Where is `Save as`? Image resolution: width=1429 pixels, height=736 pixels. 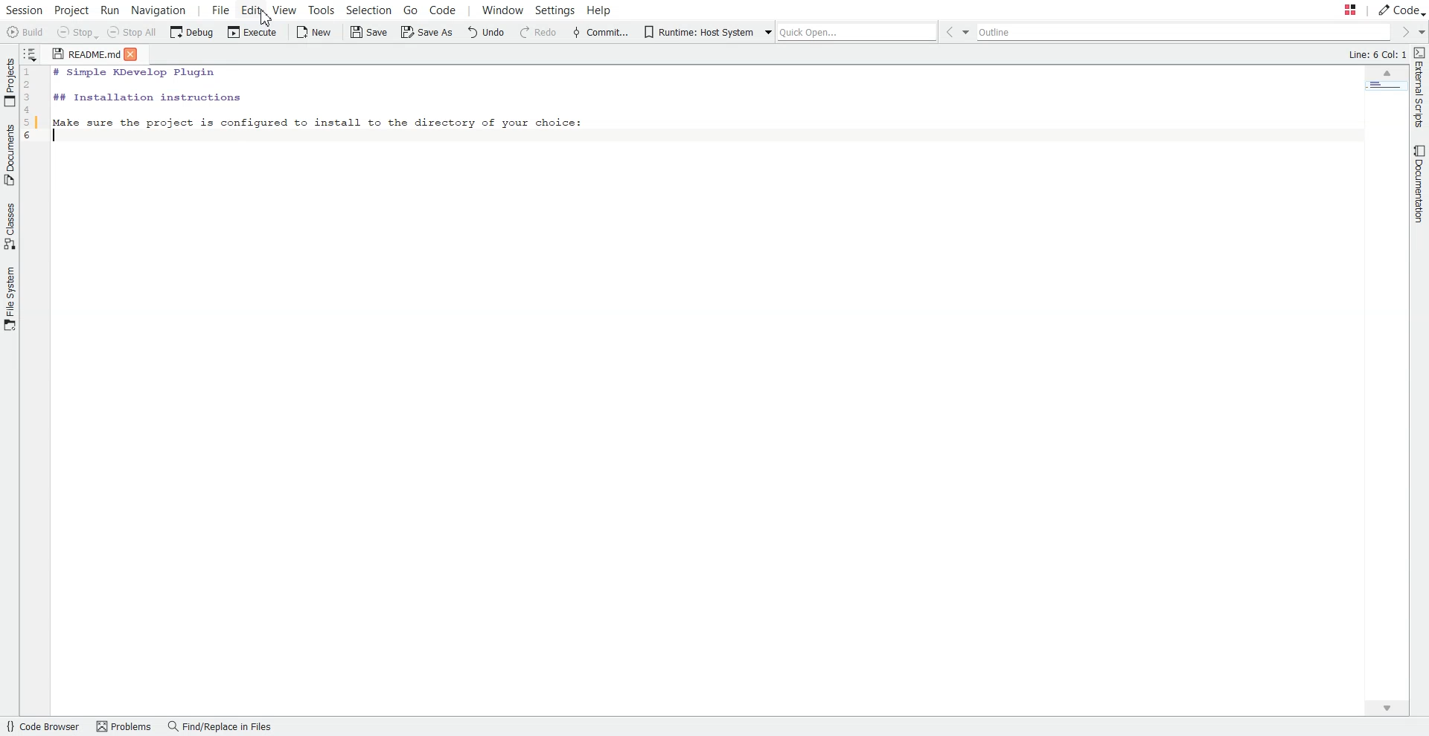 Save as is located at coordinates (426, 33).